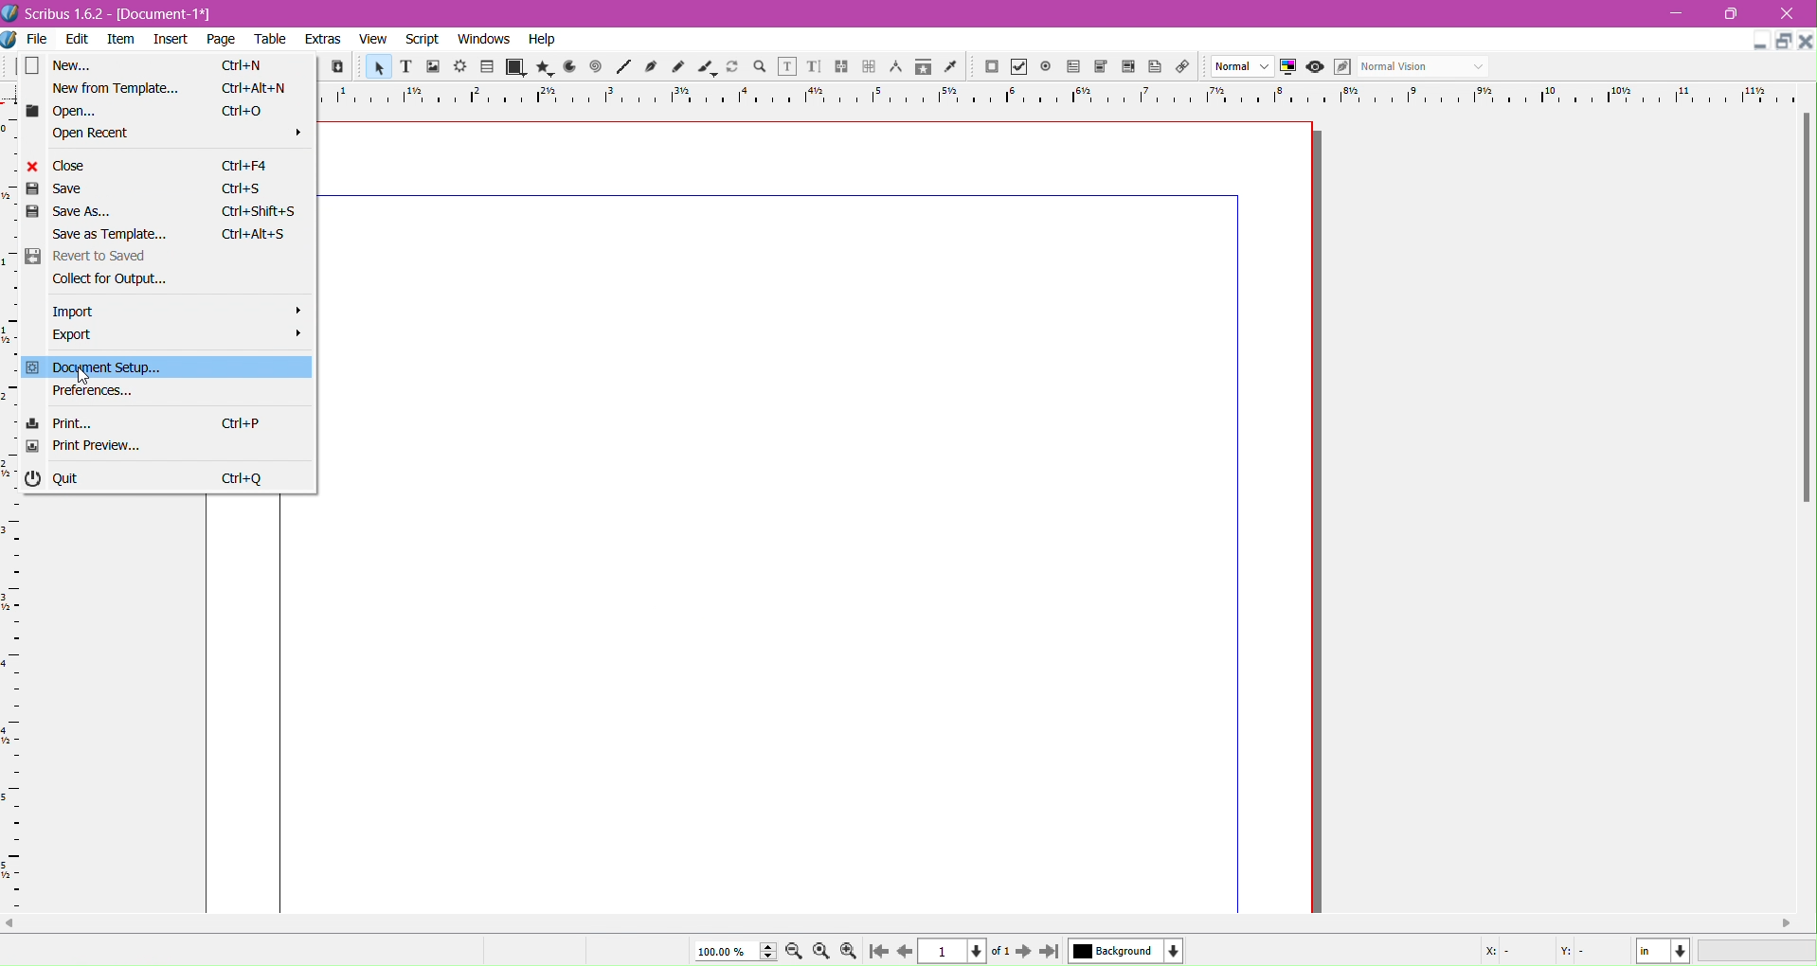 This screenshot has height=966, width=1817. Describe the element at coordinates (1288, 67) in the screenshot. I see `color management system` at that location.